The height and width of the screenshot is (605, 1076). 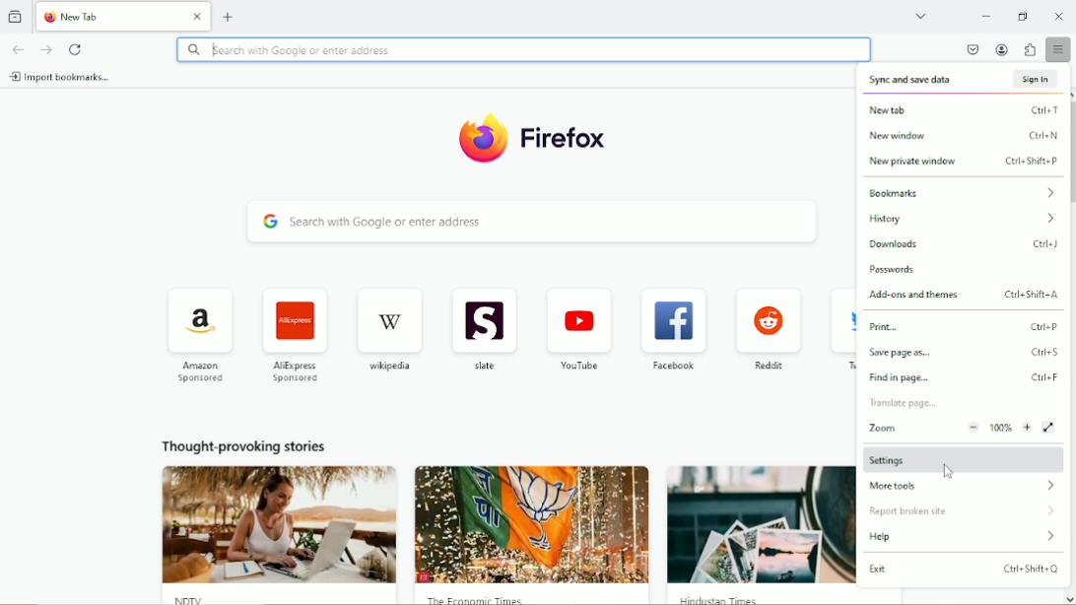 What do you see at coordinates (762, 596) in the screenshot?
I see `Hindustan Times` at bounding box center [762, 596].